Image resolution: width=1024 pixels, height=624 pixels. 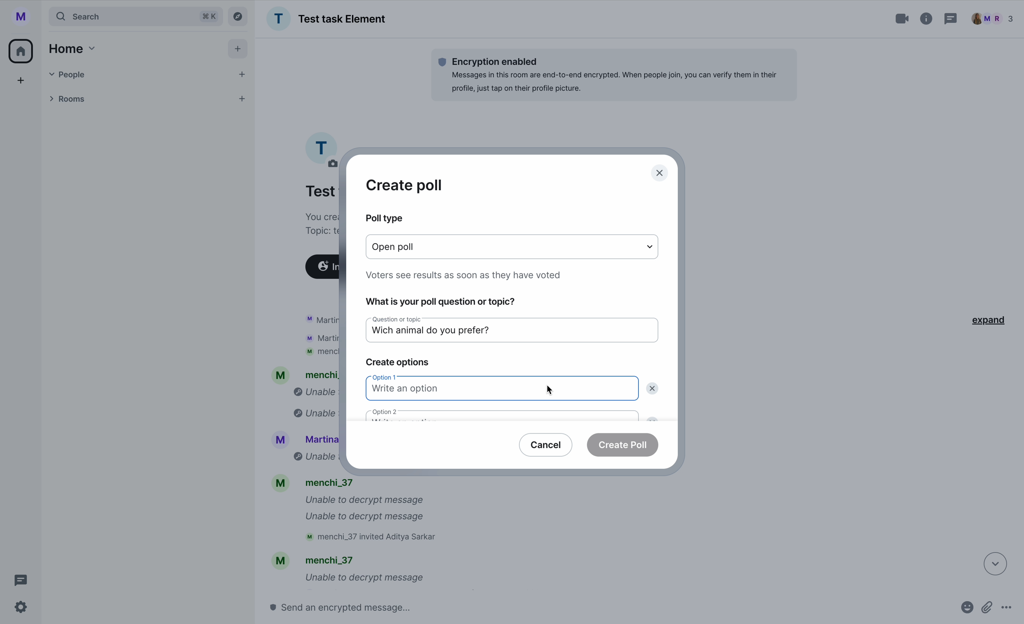 What do you see at coordinates (321, 147) in the screenshot?
I see `profile picture` at bounding box center [321, 147].